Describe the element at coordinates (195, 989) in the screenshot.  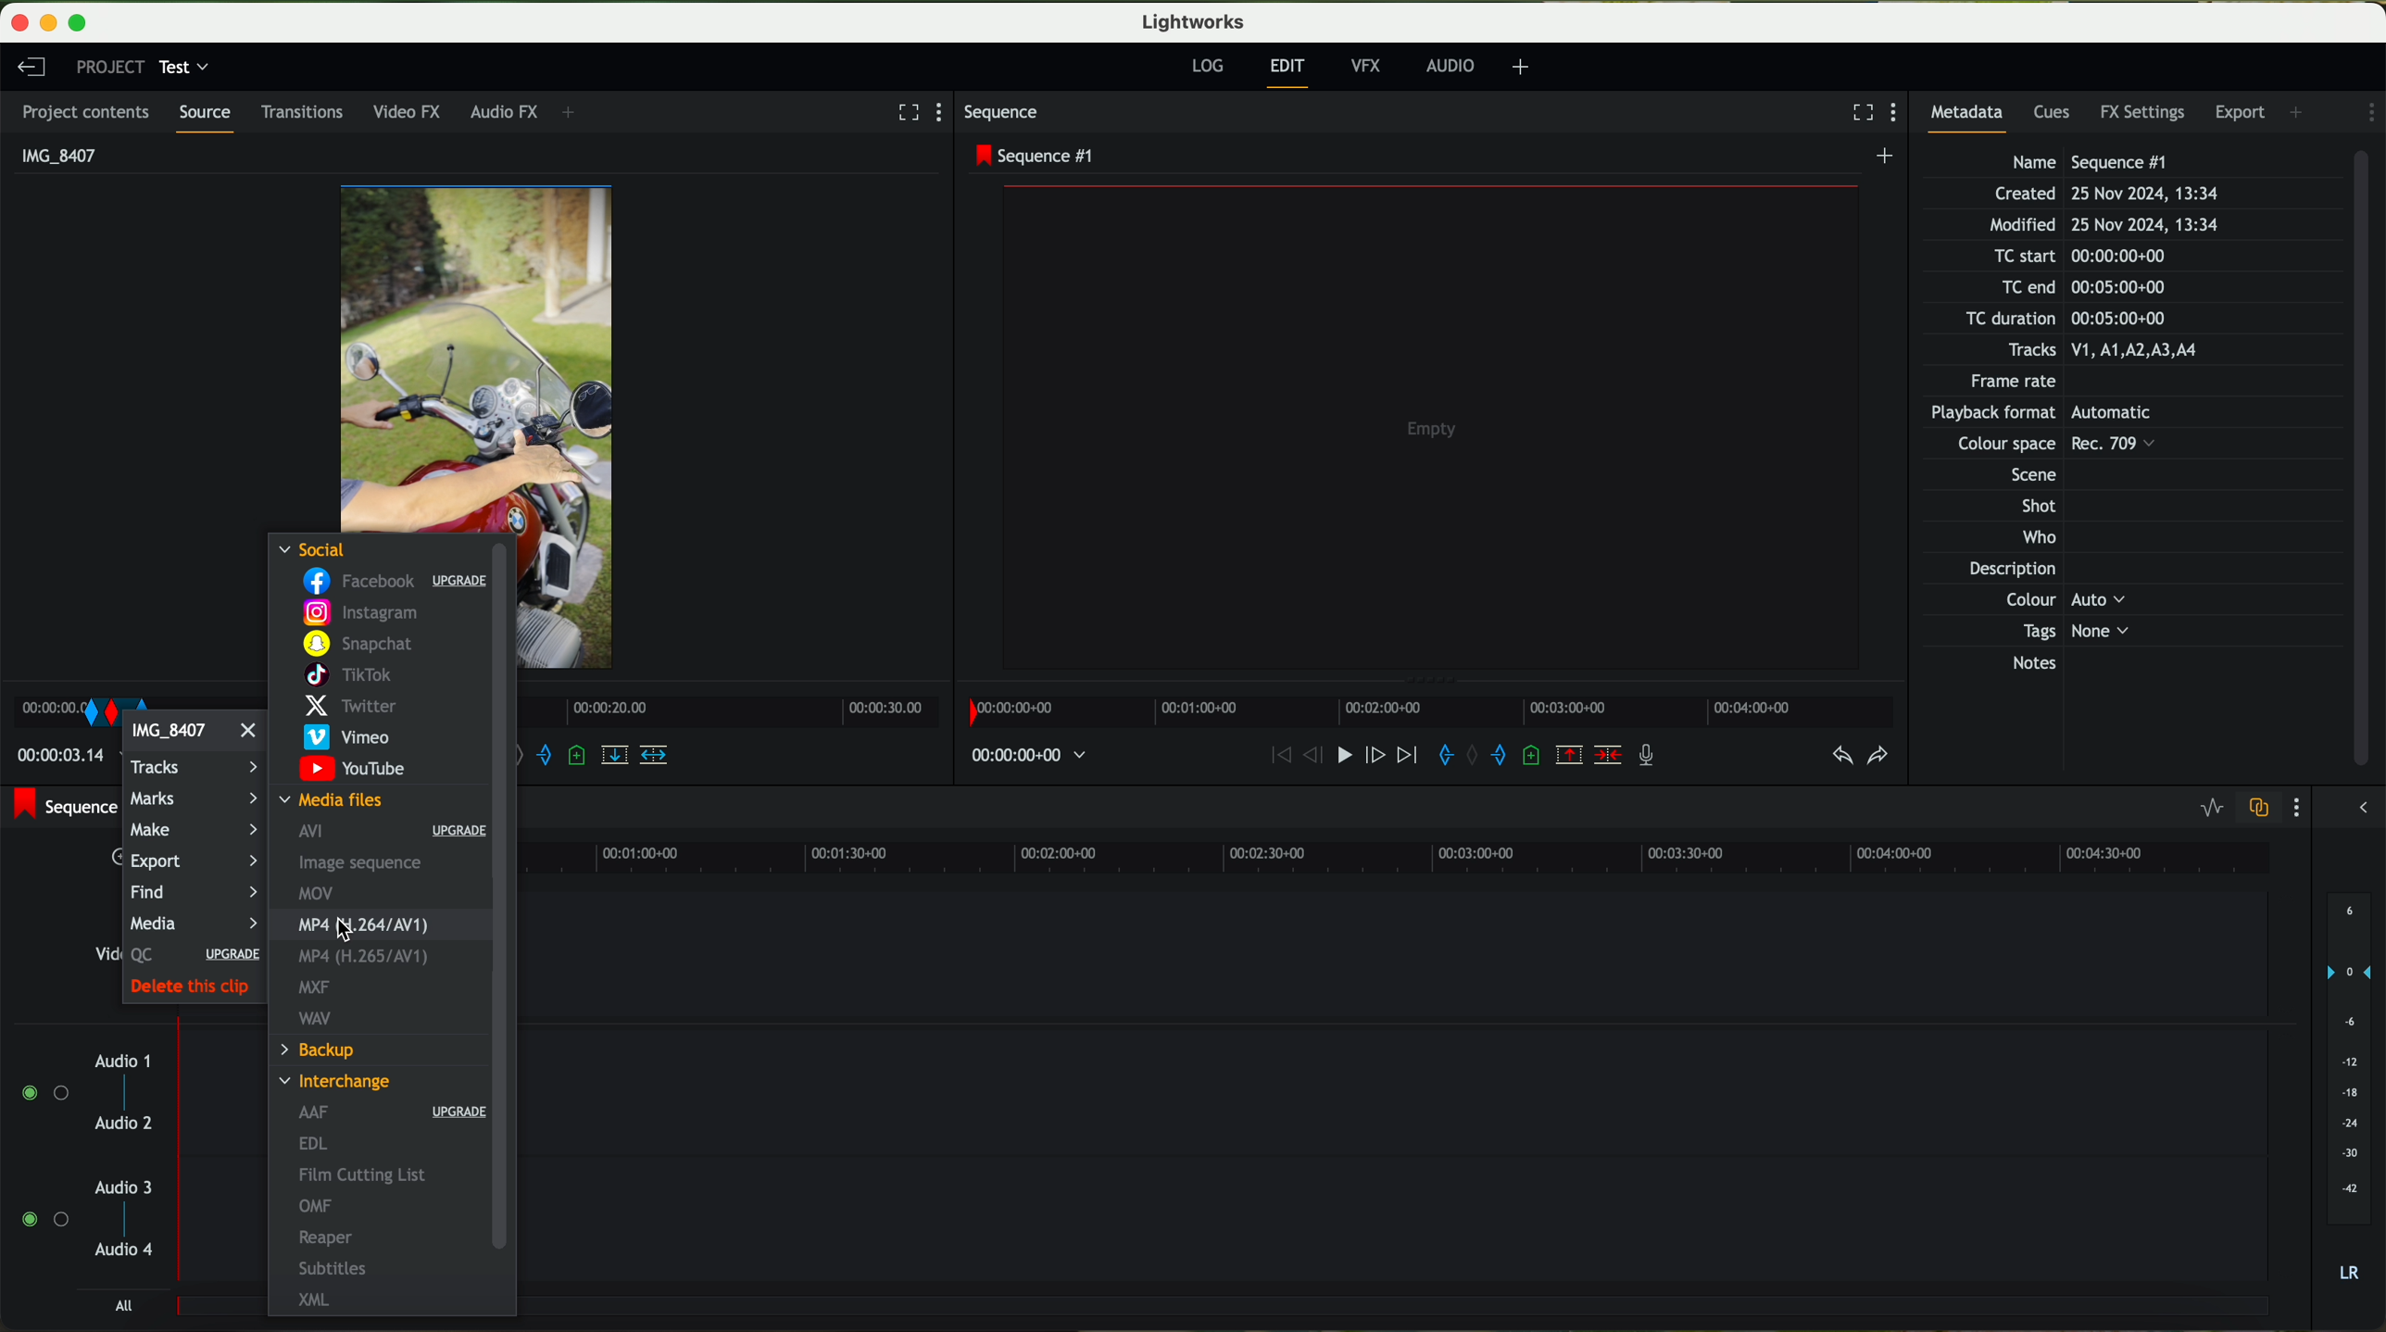
I see `delete this clip` at that location.